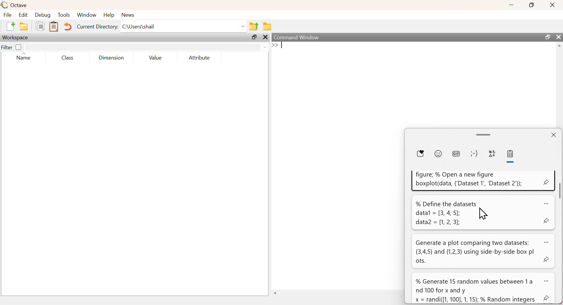  Describe the element at coordinates (439, 153) in the screenshot. I see `Emoji` at that location.